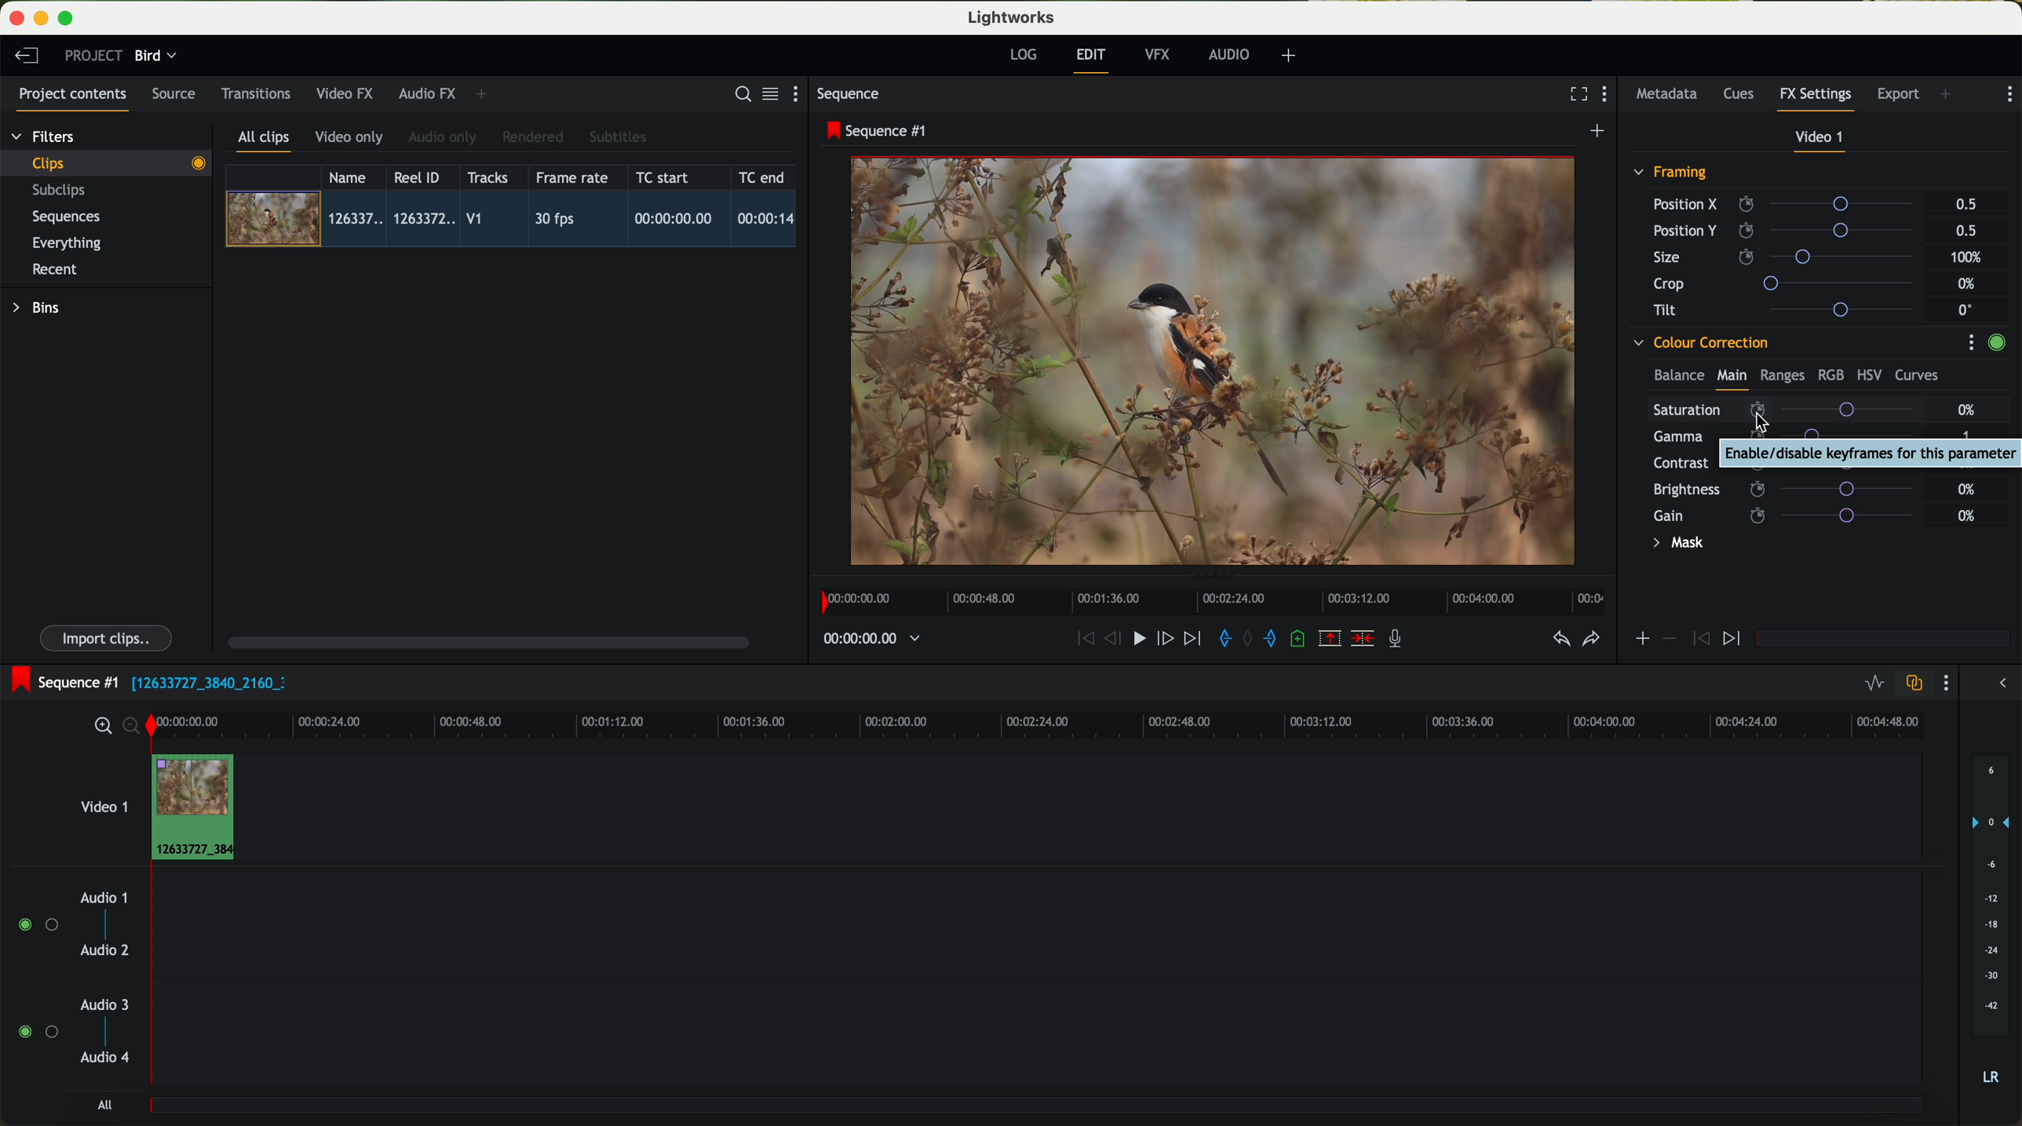  I want to click on balance, so click(1679, 377).